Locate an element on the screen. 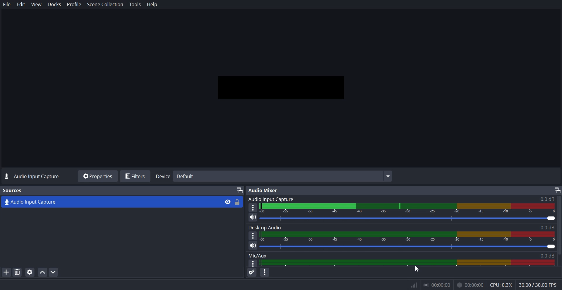 The height and width of the screenshot is (290, 562). More is located at coordinates (252, 263).